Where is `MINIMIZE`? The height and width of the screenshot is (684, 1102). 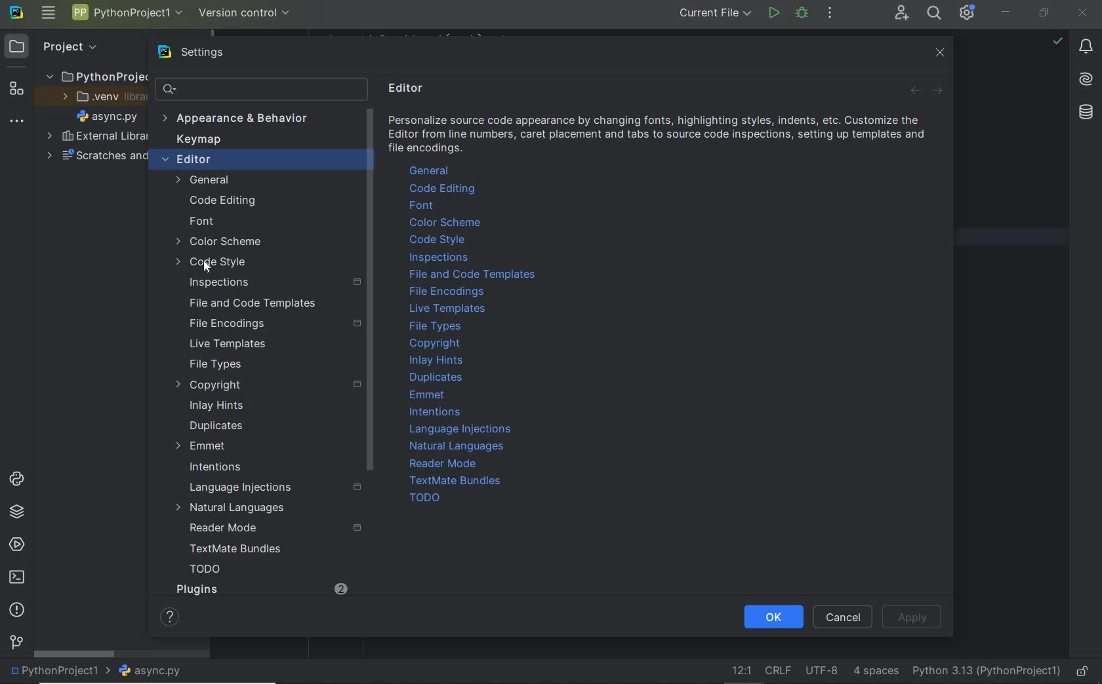 MINIMIZE is located at coordinates (1008, 11).